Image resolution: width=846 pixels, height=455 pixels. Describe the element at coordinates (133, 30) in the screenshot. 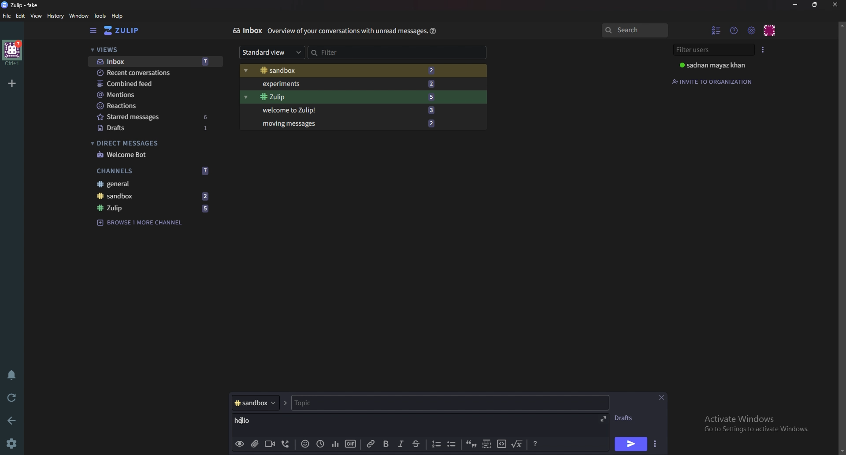

I see `zulip` at that location.